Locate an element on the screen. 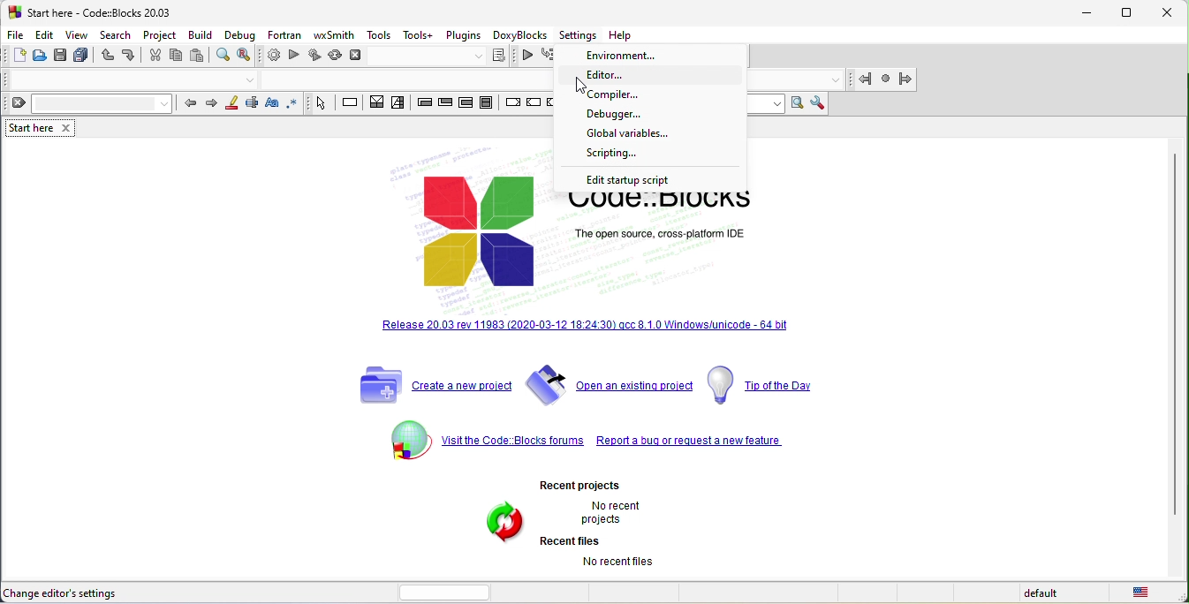 The image size is (1189, 604). file is located at coordinates (17, 36).